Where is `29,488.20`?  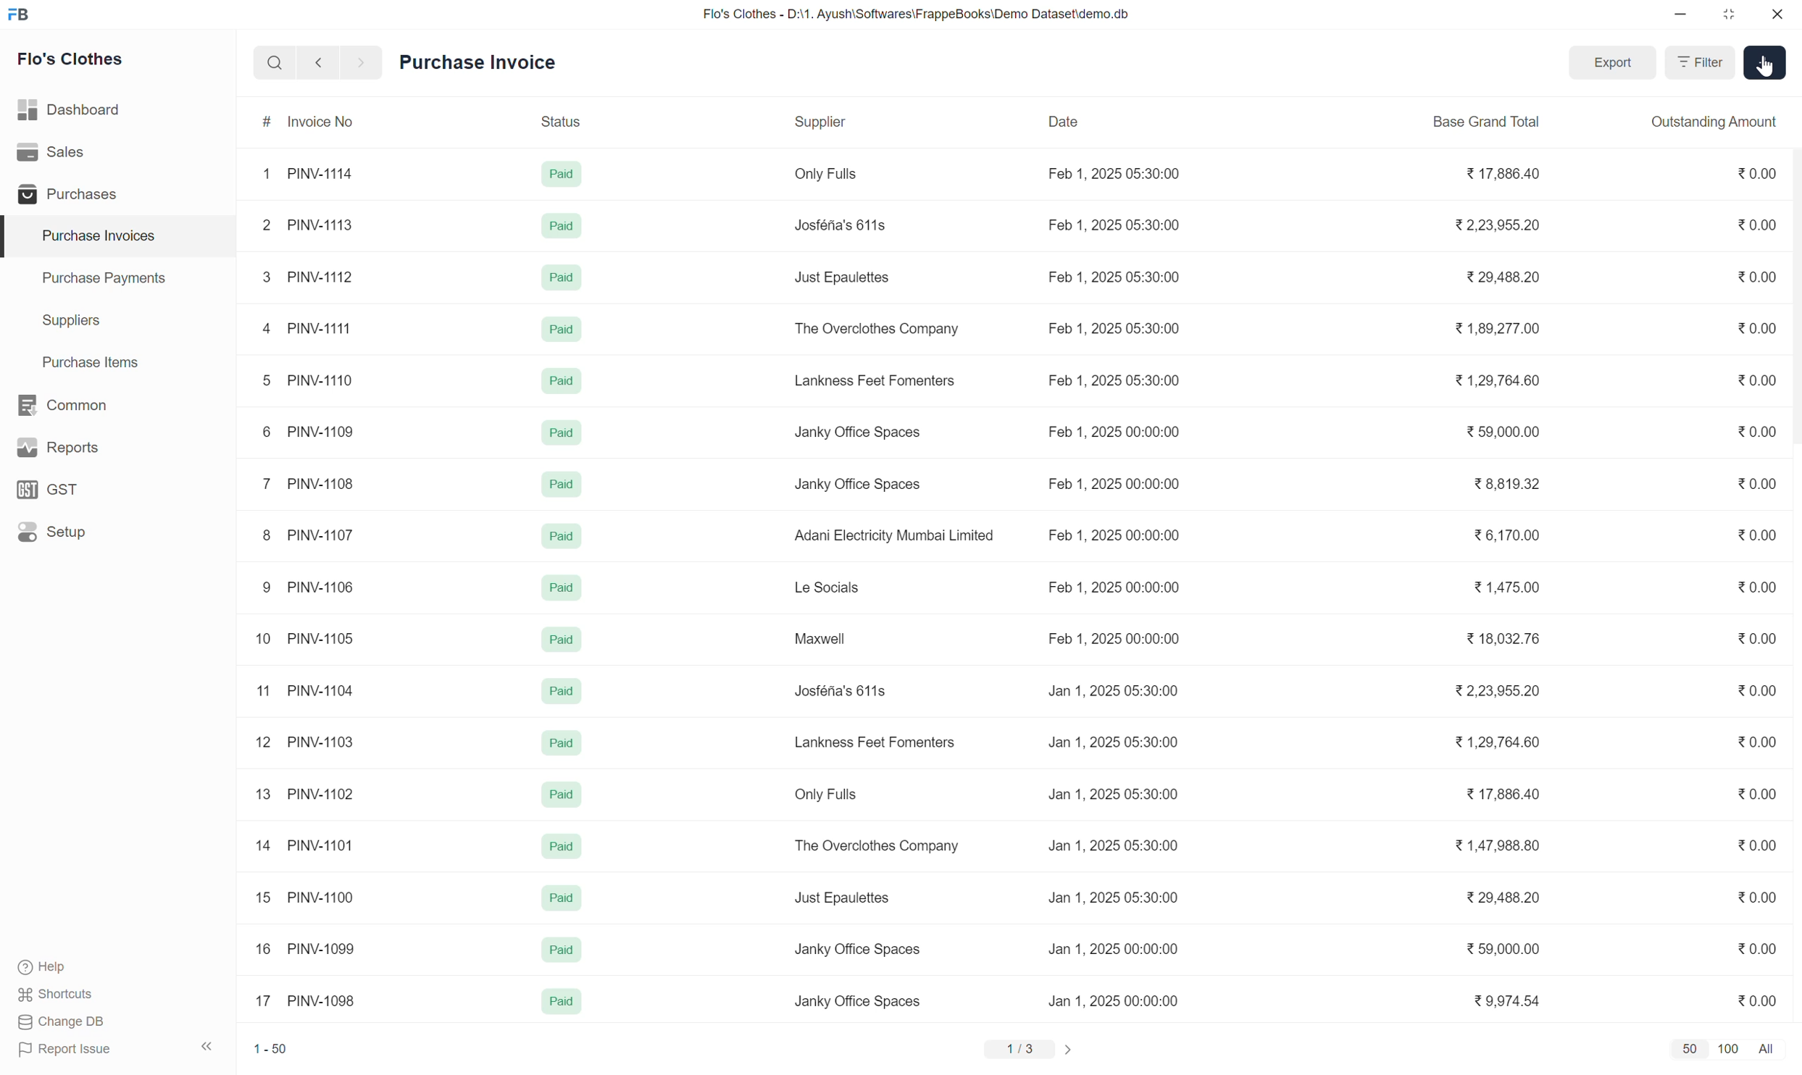 29,488.20 is located at coordinates (1501, 277).